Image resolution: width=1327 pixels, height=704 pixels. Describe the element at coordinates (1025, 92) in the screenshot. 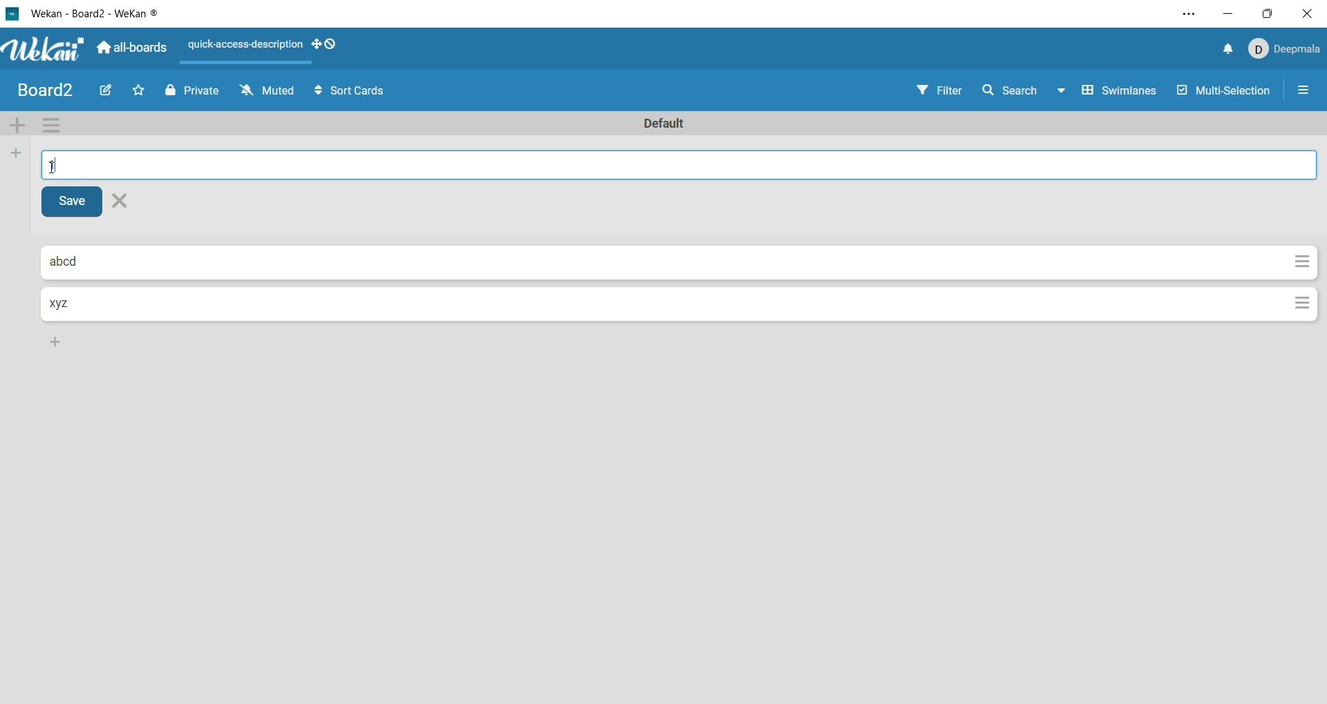

I see `search` at that location.